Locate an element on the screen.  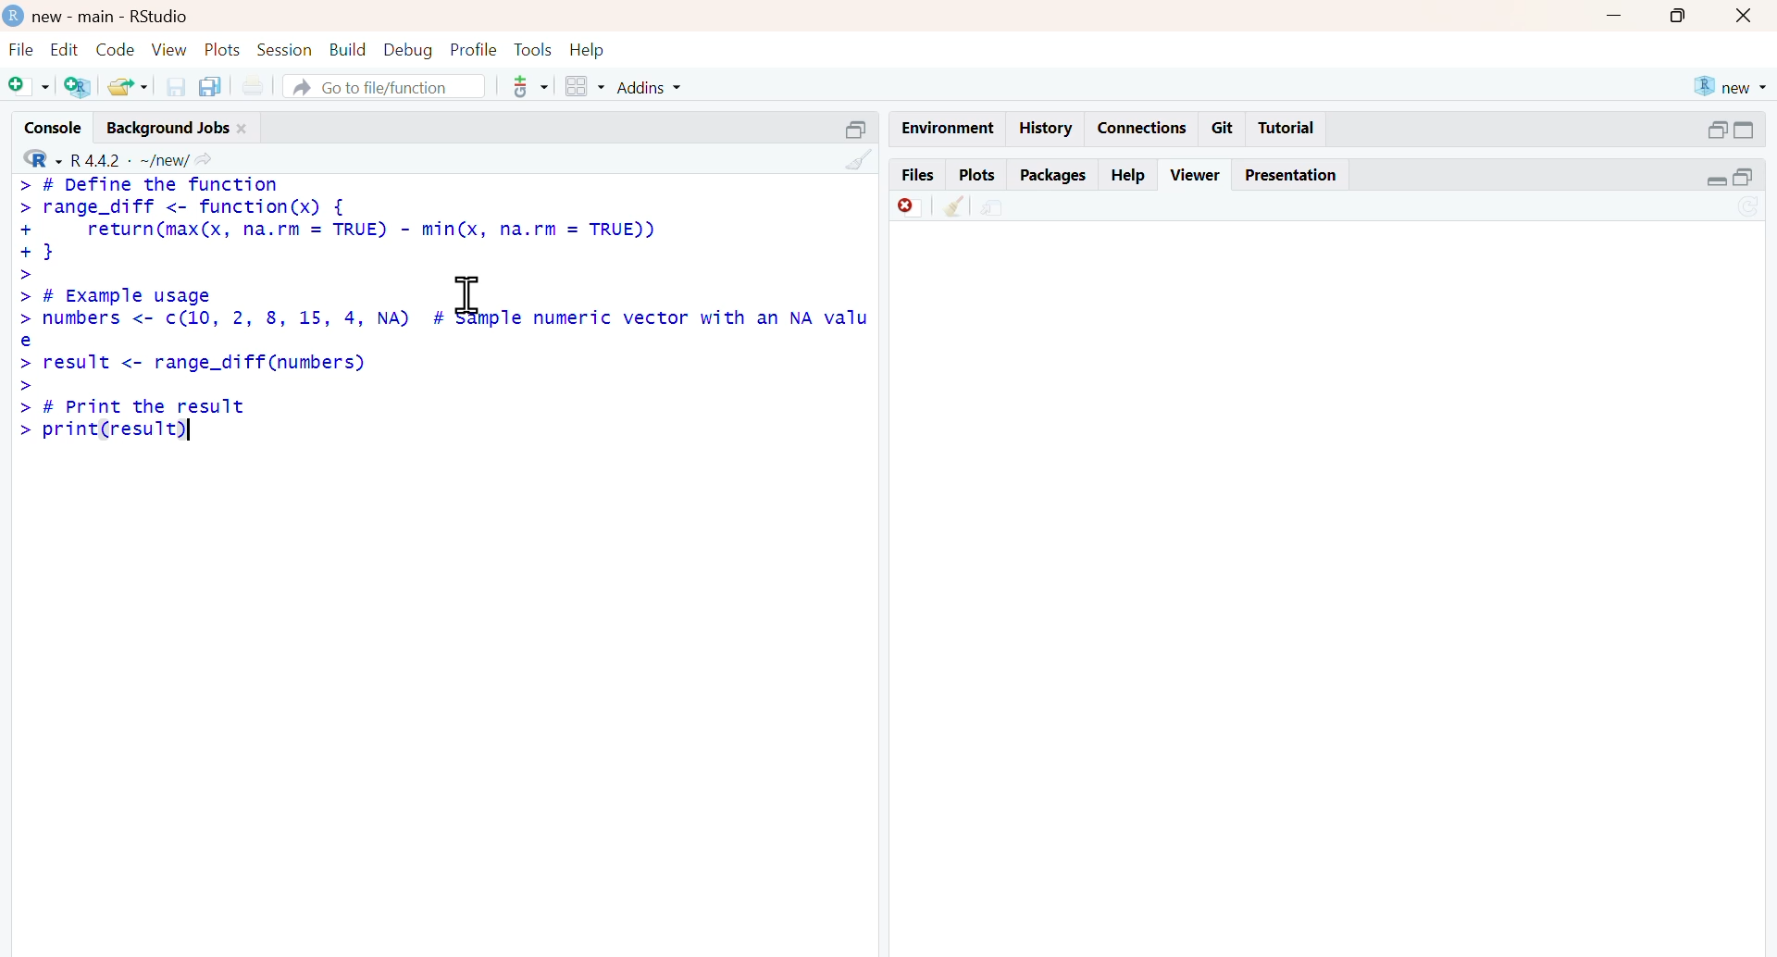
view is located at coordinates (169, 50).